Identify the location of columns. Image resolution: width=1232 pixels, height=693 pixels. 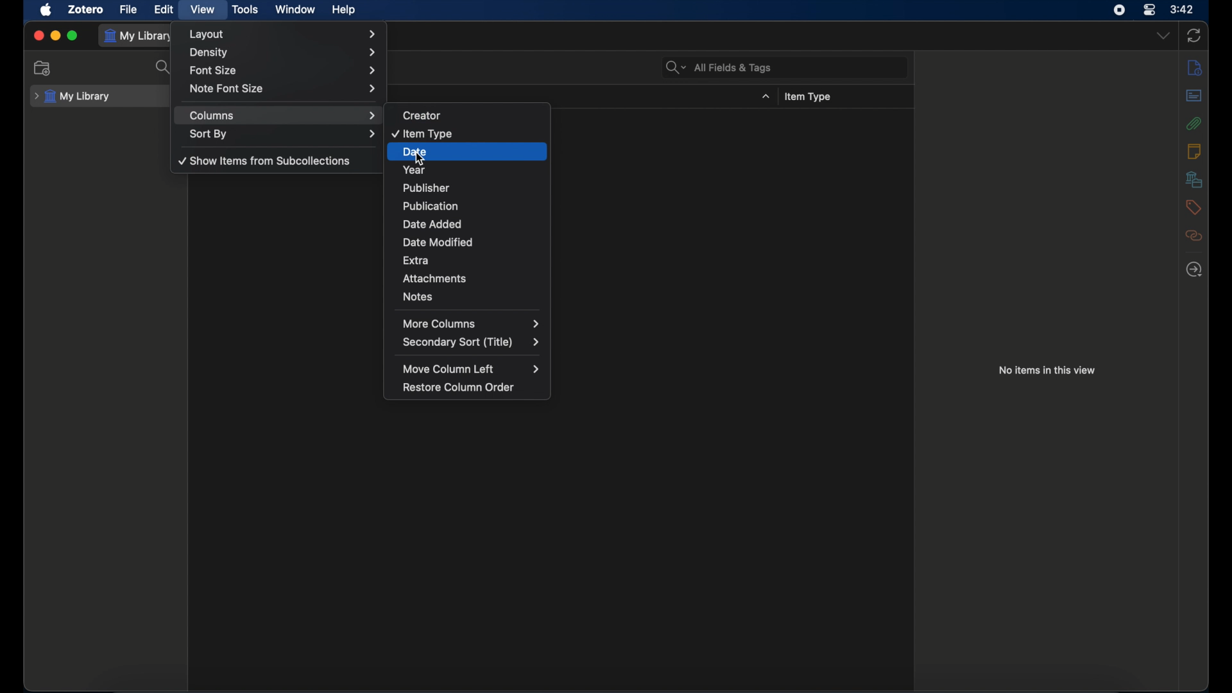
(282, 116).